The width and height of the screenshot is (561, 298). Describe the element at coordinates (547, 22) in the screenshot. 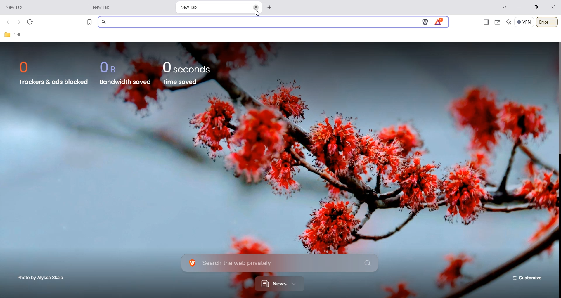

I see `Customize and control brave` at that location.